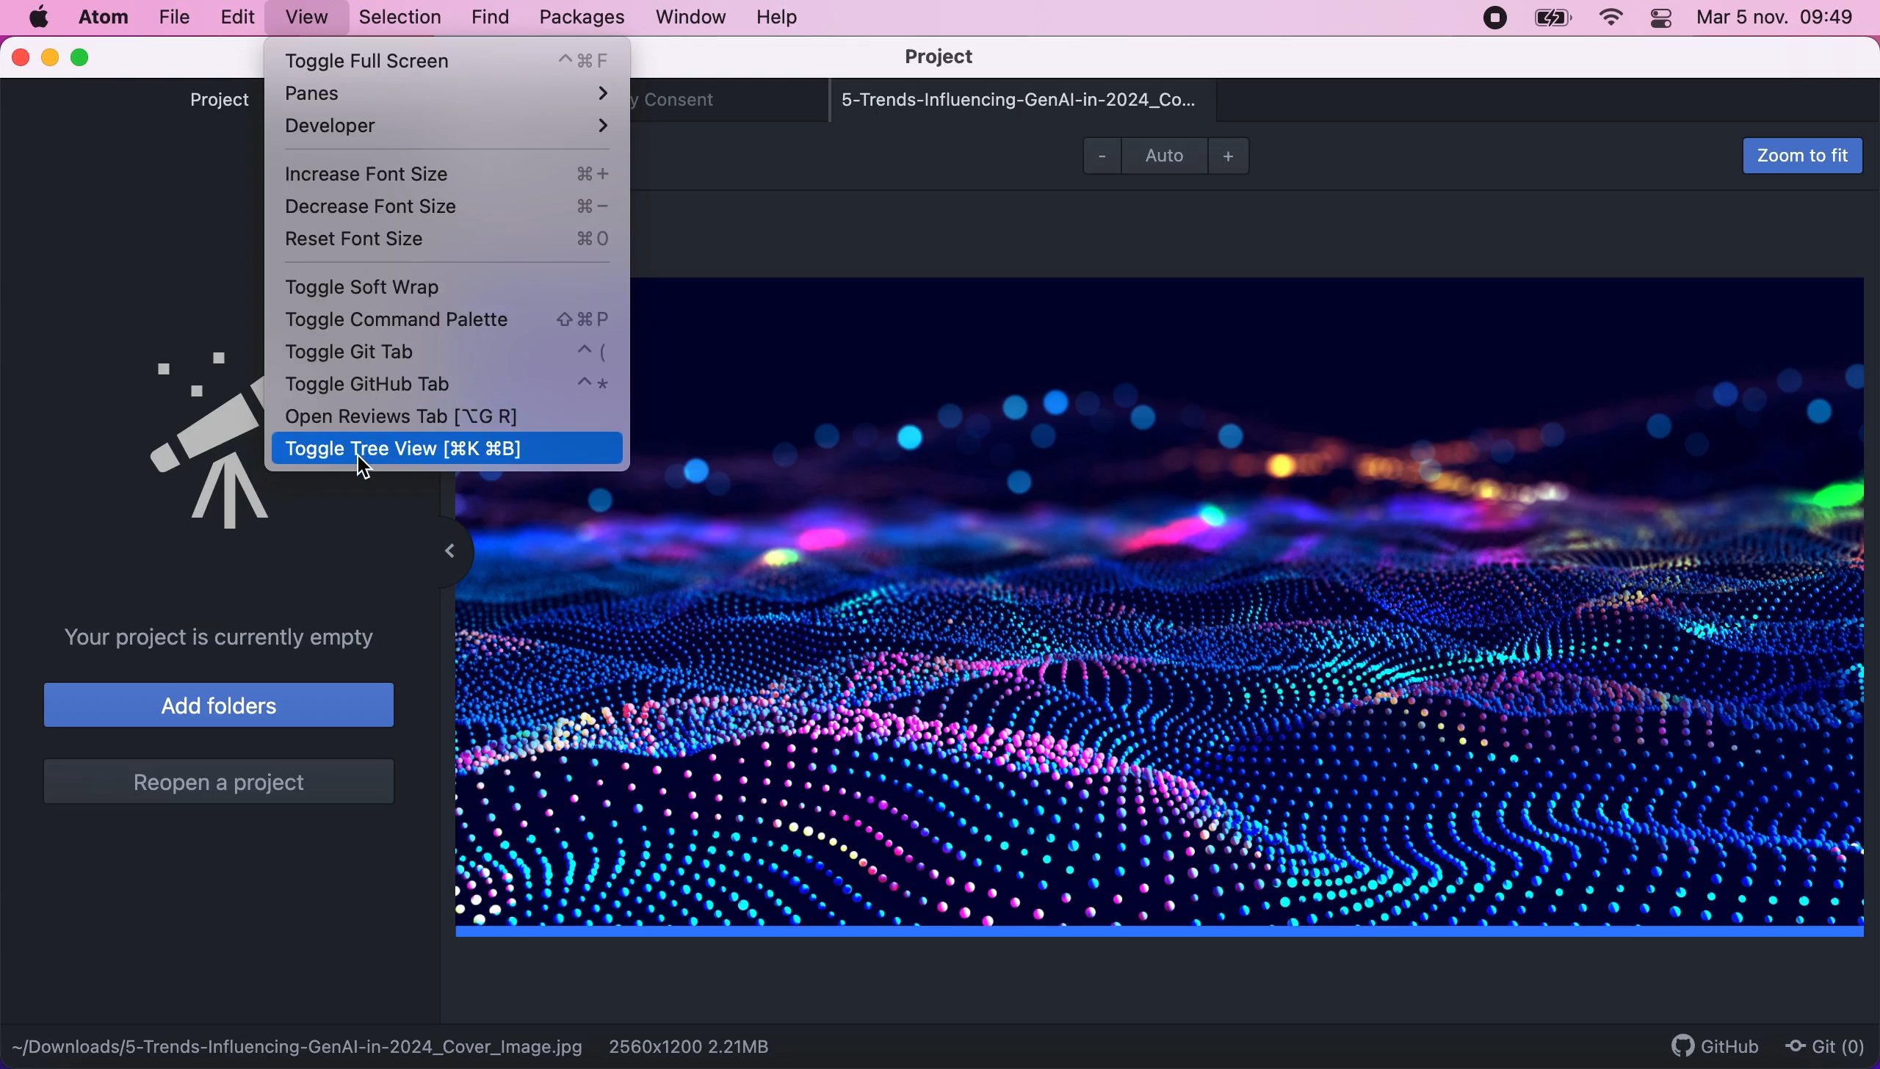 The width and height of the screenshot is (1880, 1069). I want to click on close, so click(20, 59).